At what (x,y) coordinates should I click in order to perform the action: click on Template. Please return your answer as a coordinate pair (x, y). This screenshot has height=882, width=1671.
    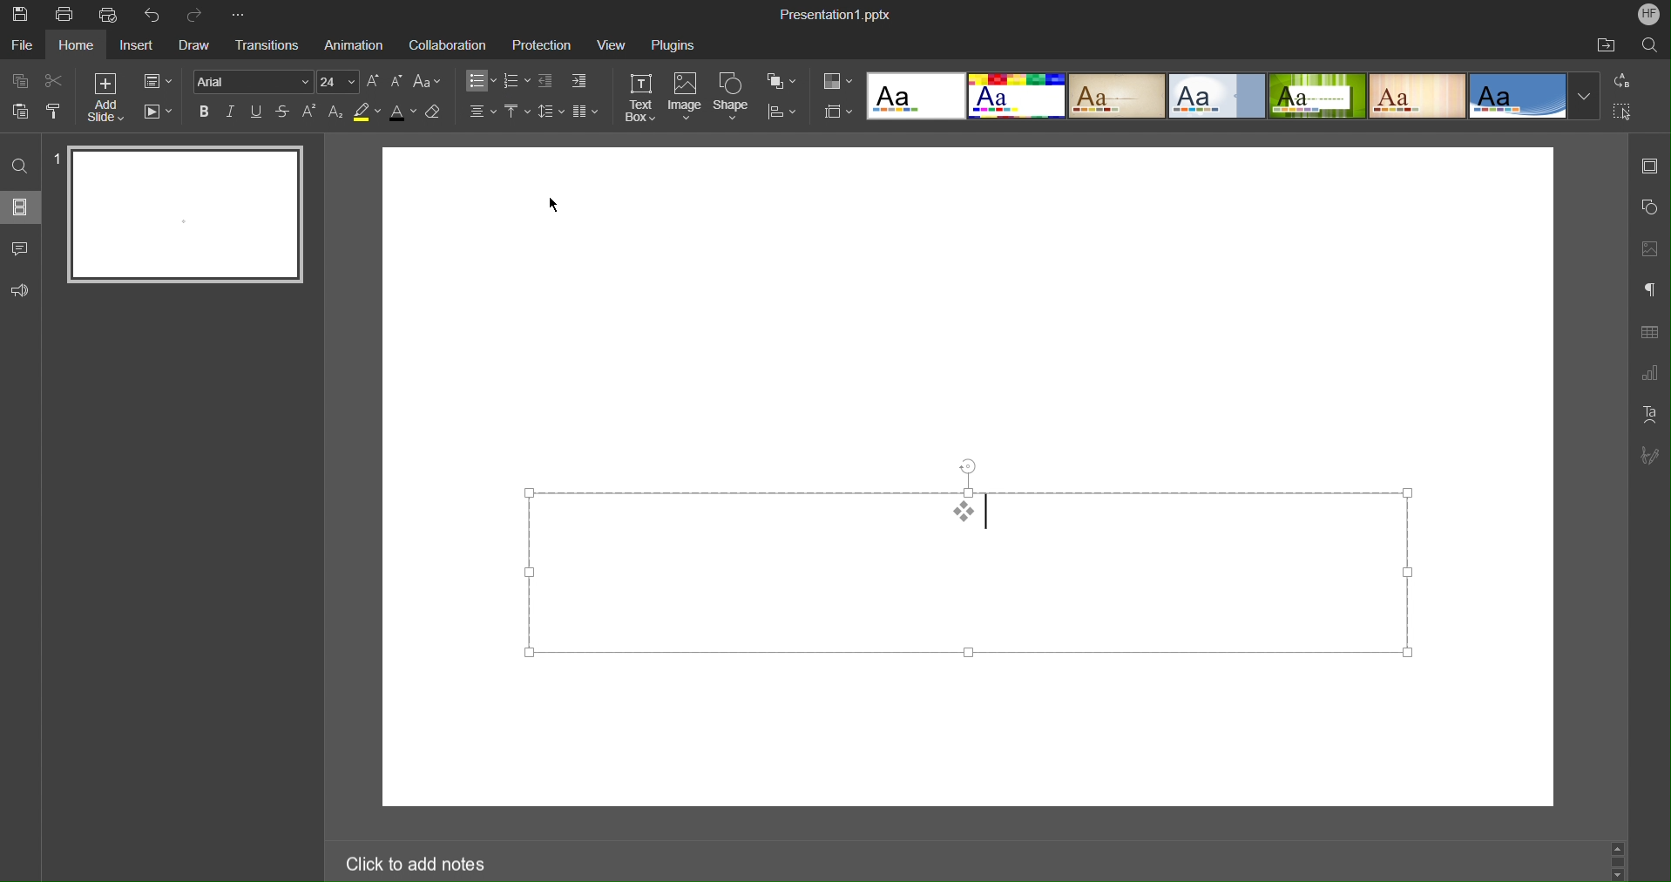
    Looking at the image, I should click on (913, 97).